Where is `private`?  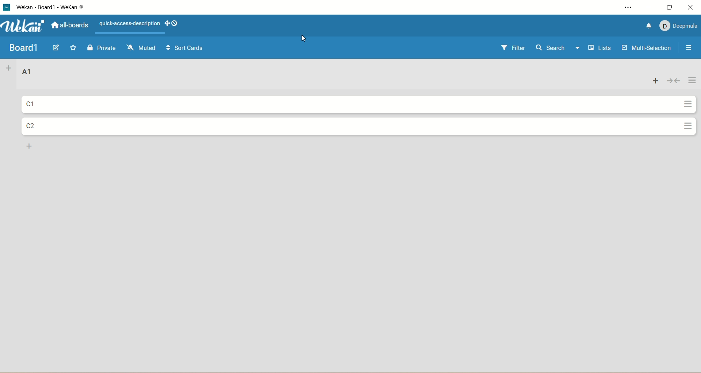 private is located at coordinates (103, 47).